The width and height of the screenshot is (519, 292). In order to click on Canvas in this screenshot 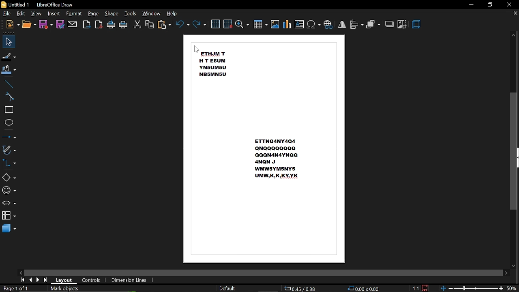, I will do `click(265, 150)`.